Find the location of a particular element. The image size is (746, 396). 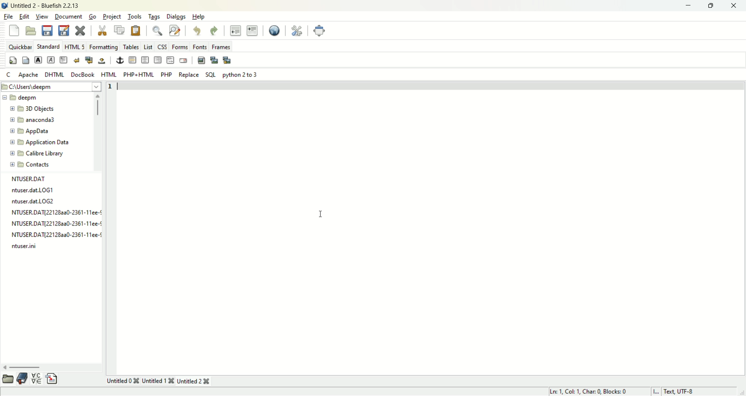

horizontal scroll bar is located at coordinates (52, 367).